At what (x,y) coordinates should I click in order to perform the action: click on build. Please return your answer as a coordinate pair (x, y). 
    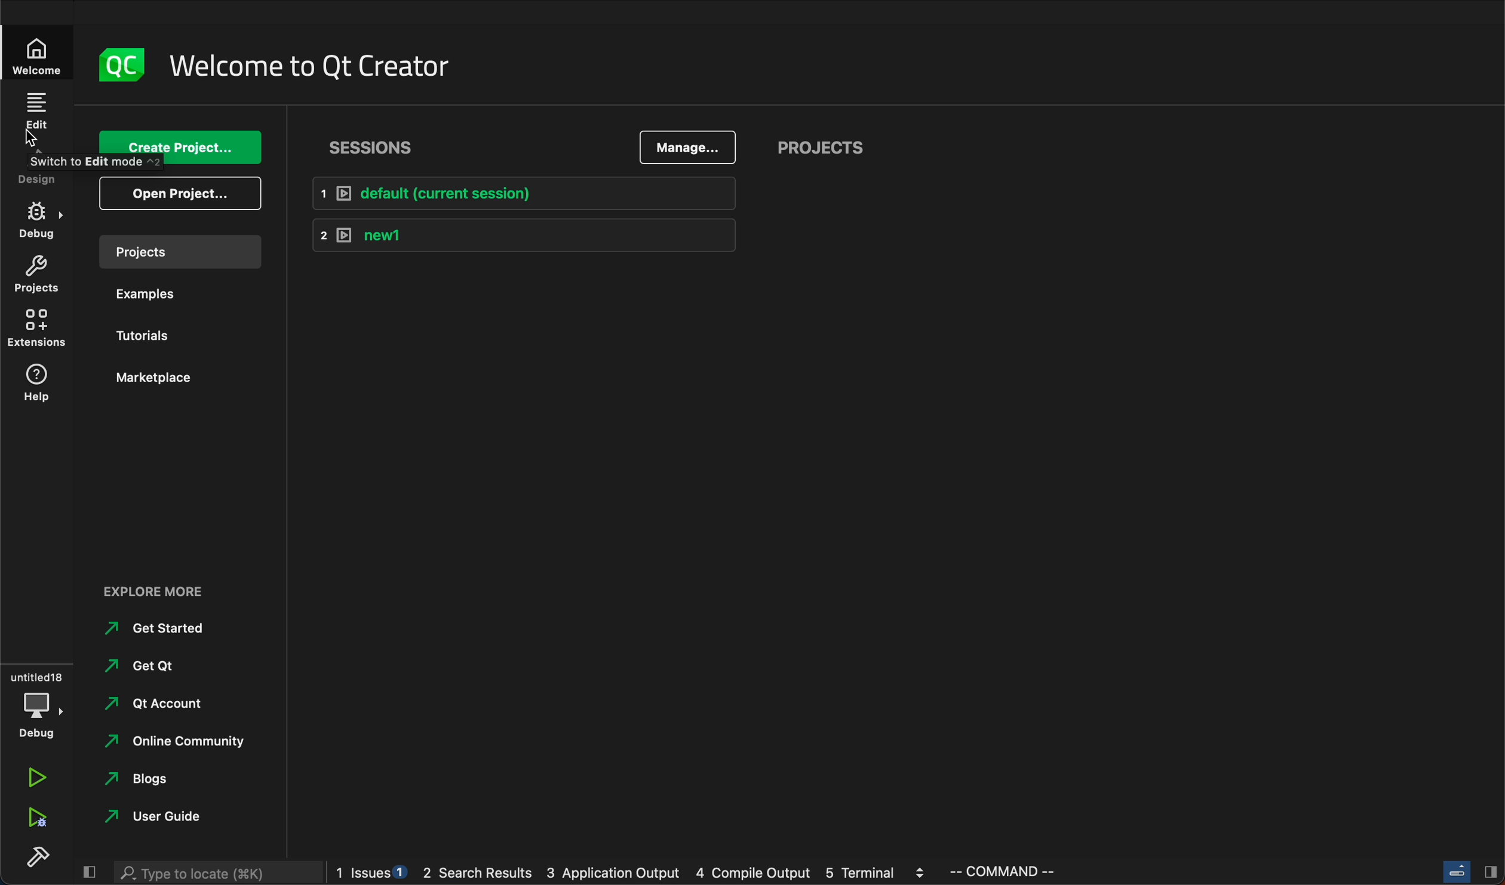
    Looking at the image, I should click on (35, 860).